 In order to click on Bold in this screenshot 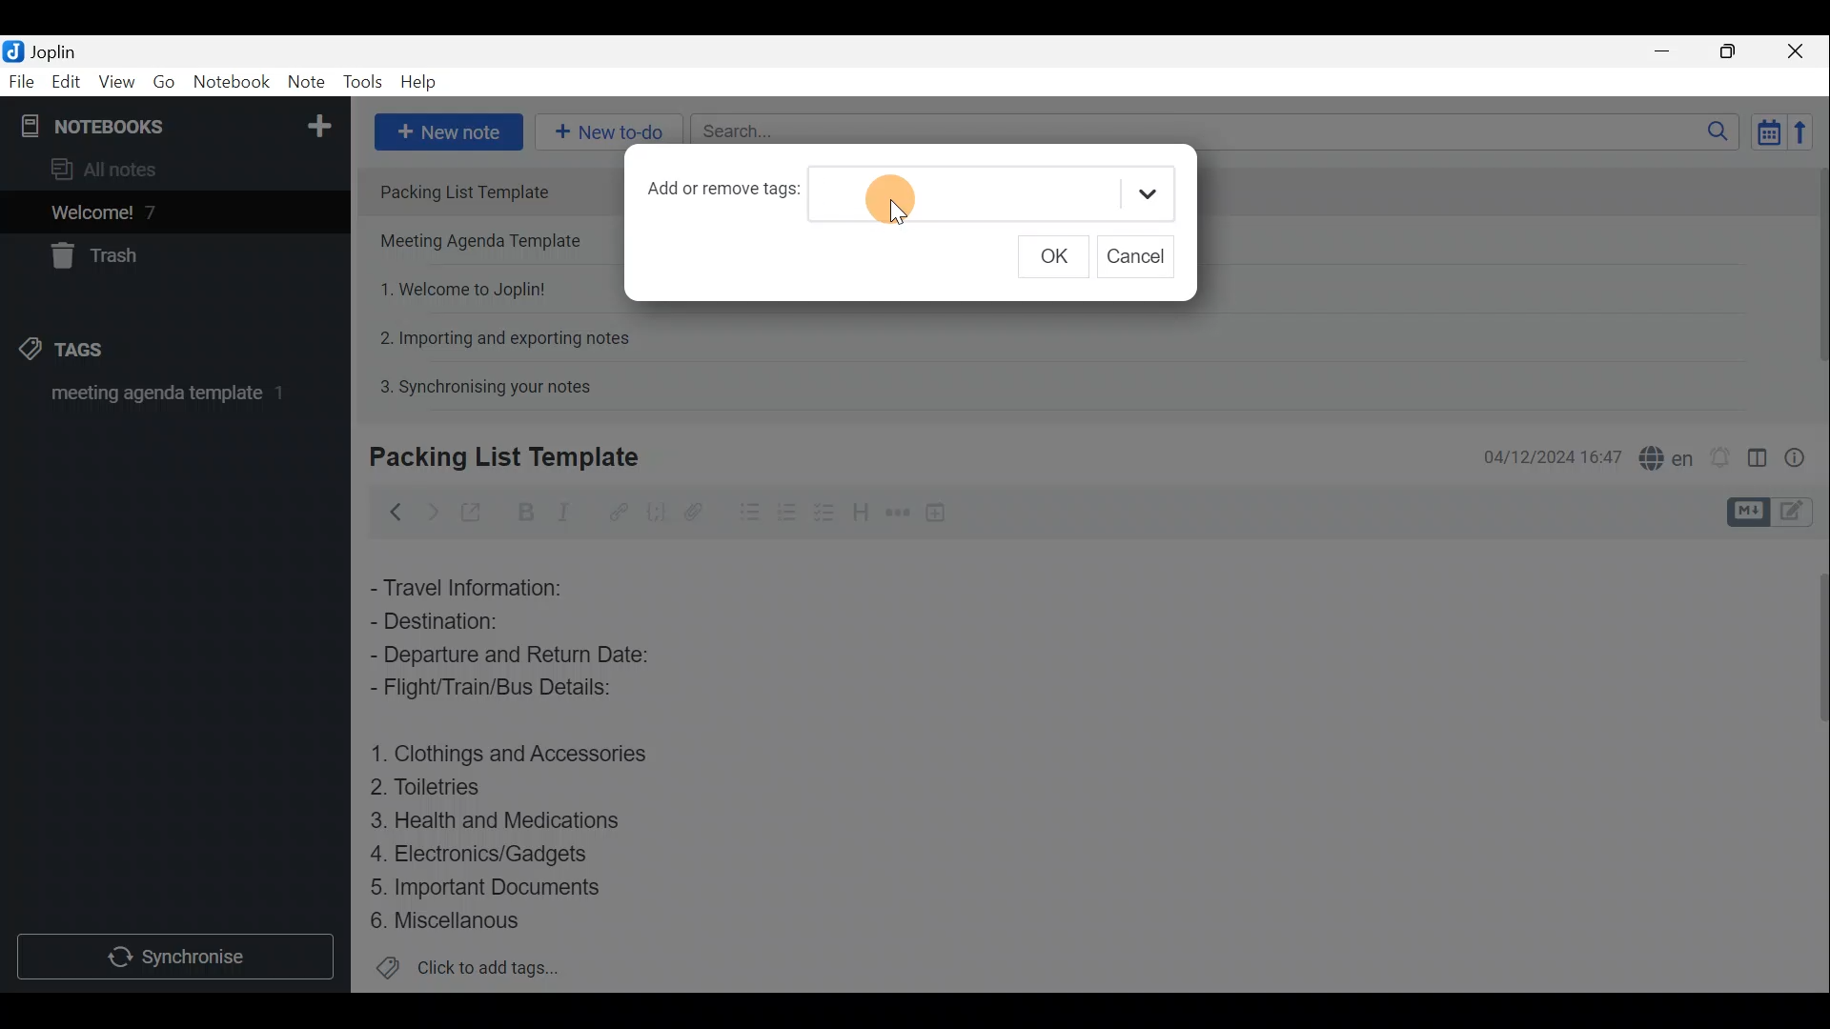, I will do `click(523, 511)`.